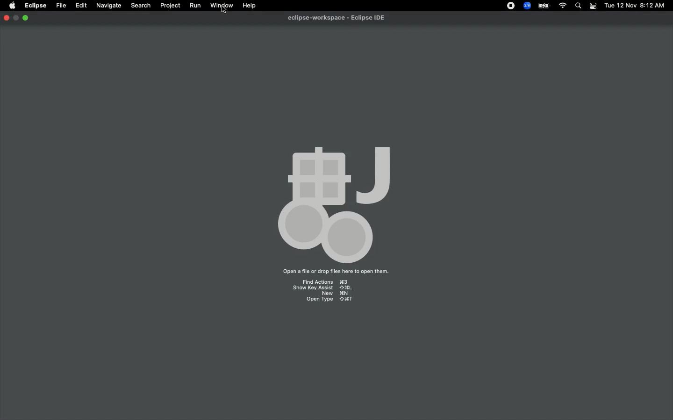 The width and height of the screenshot is (673, 420). Describe the element at coordinates (324, 281) in the screenshot. I see `Find actions` at that location.